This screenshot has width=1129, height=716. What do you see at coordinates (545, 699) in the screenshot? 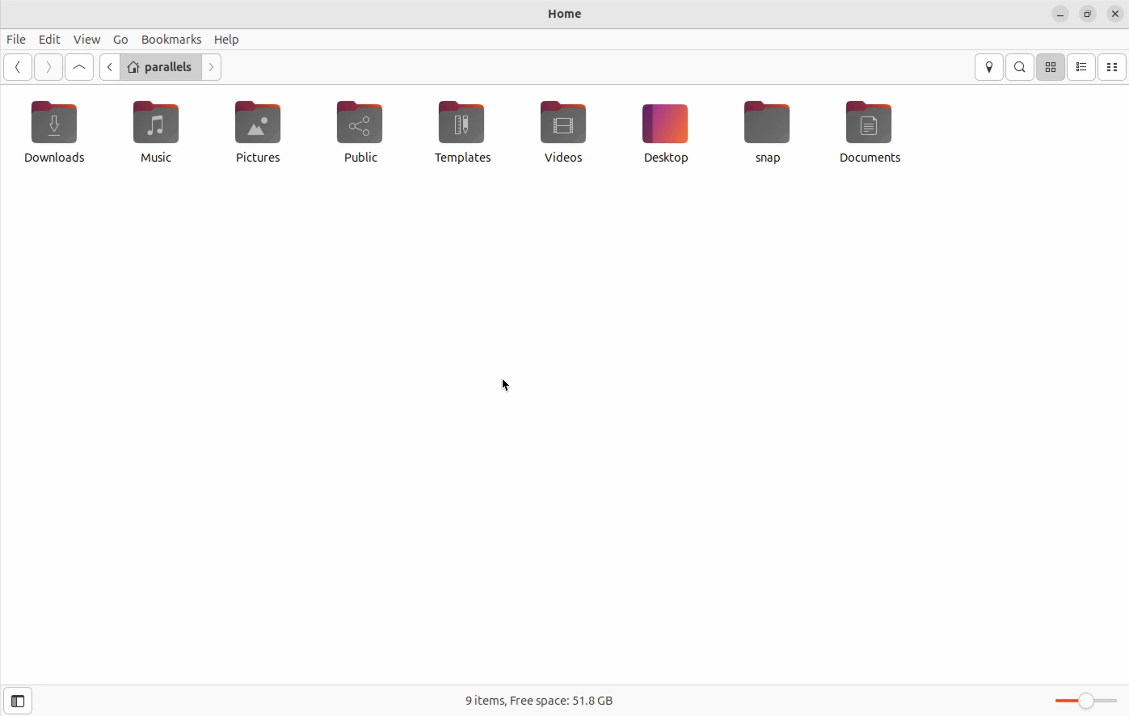
I see `9 items free space 51.31 Gb` at bounding box center [545, 699].